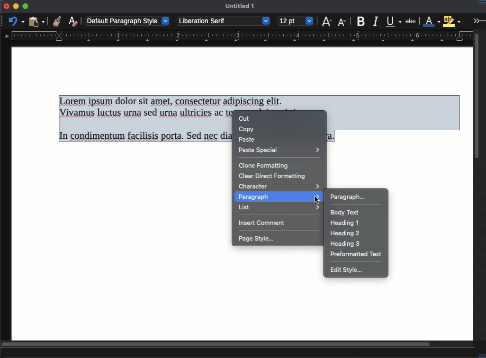  What do you see at coordinates (478, 20) in the screenshot?
I see `expand` at bounding box center [478, 20].